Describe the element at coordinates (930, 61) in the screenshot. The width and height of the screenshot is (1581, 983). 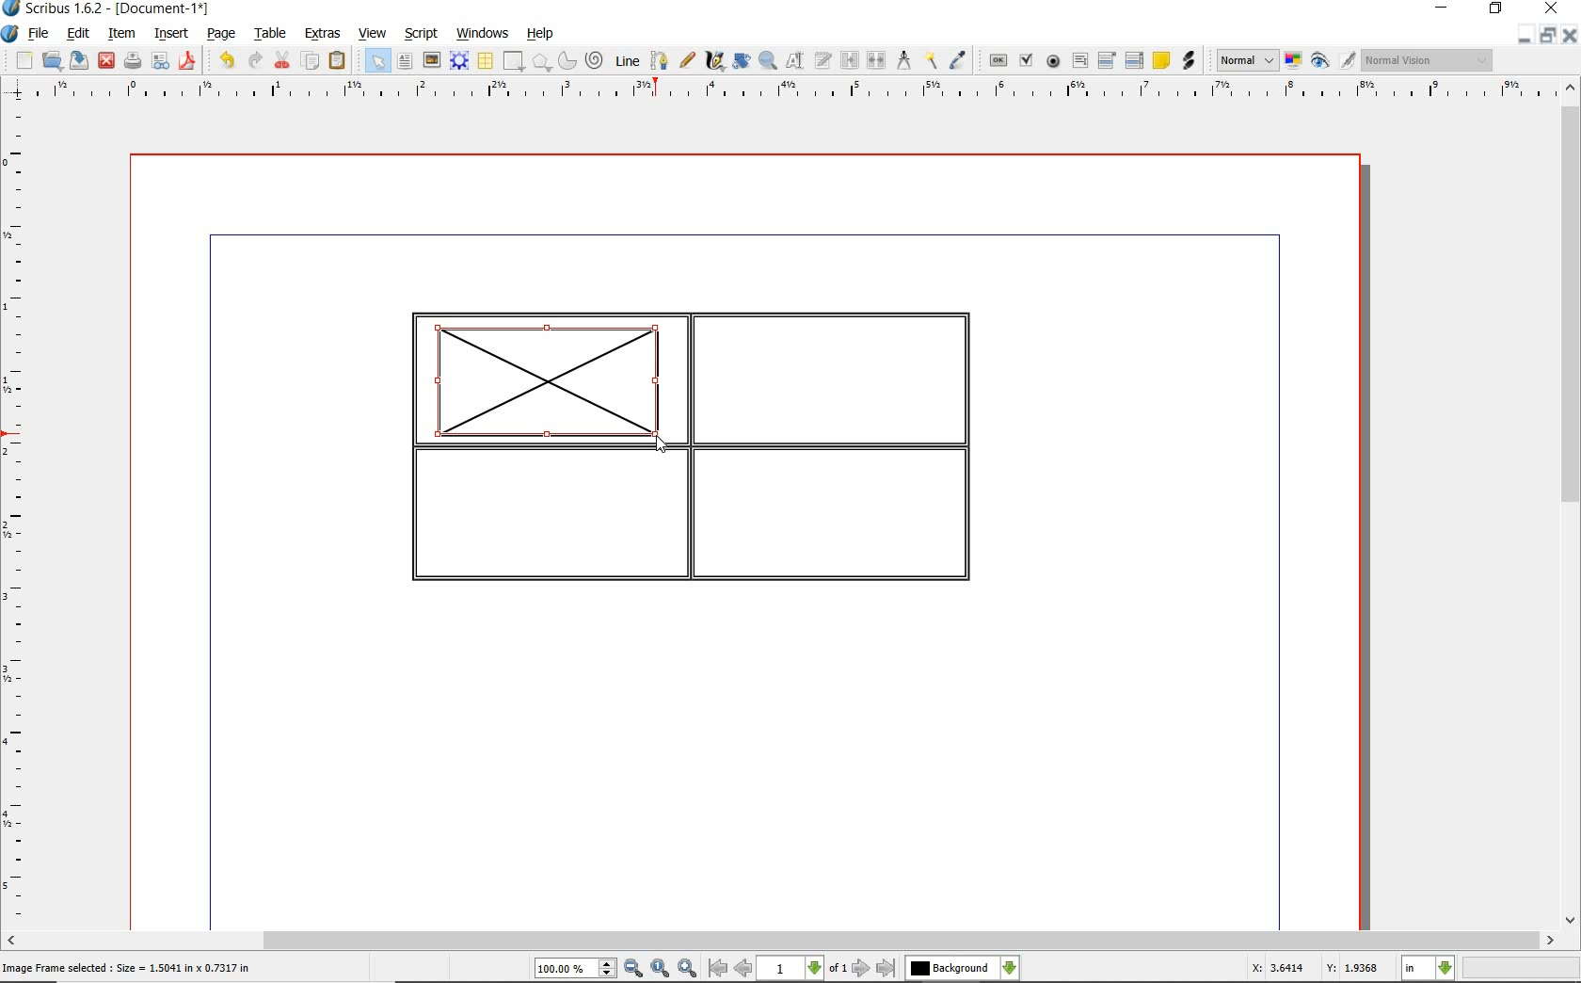
I see `copy item properties` at that location.